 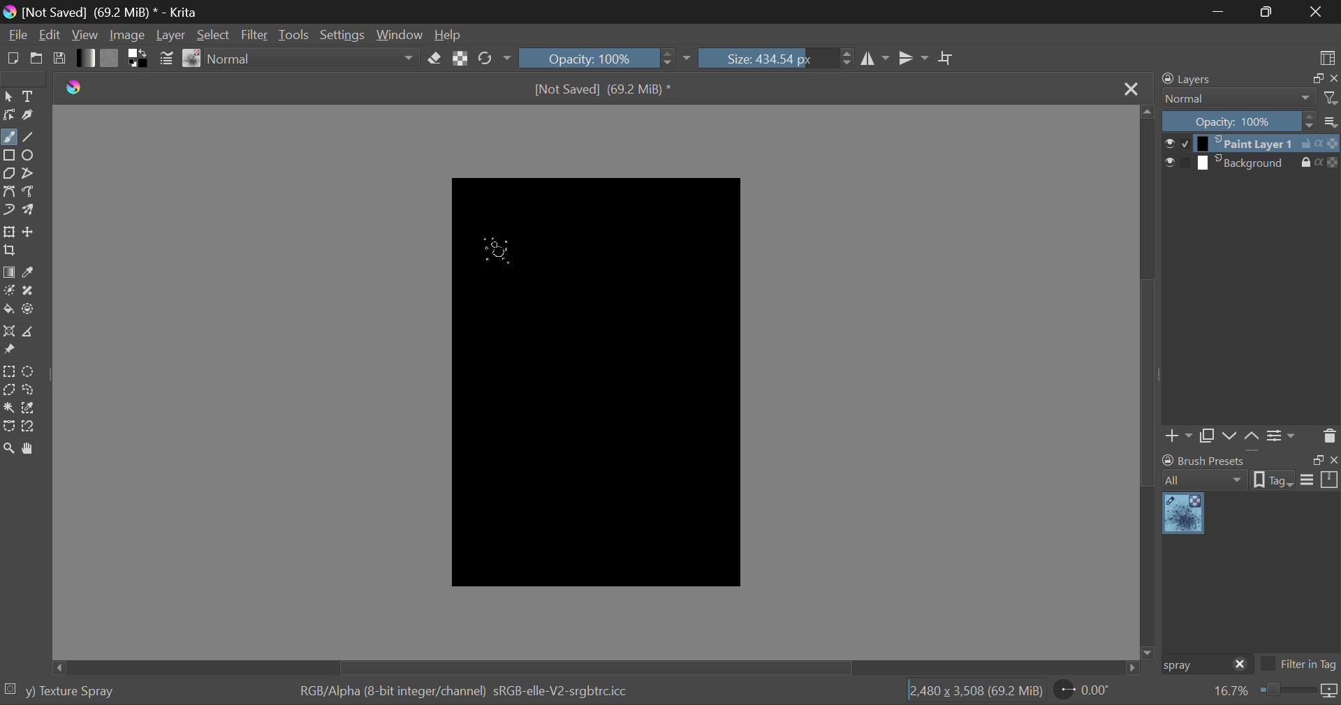 What do you see at coordinates (8, 96) in the screenshot?
I see `Select` at bounding box center [8, 96].